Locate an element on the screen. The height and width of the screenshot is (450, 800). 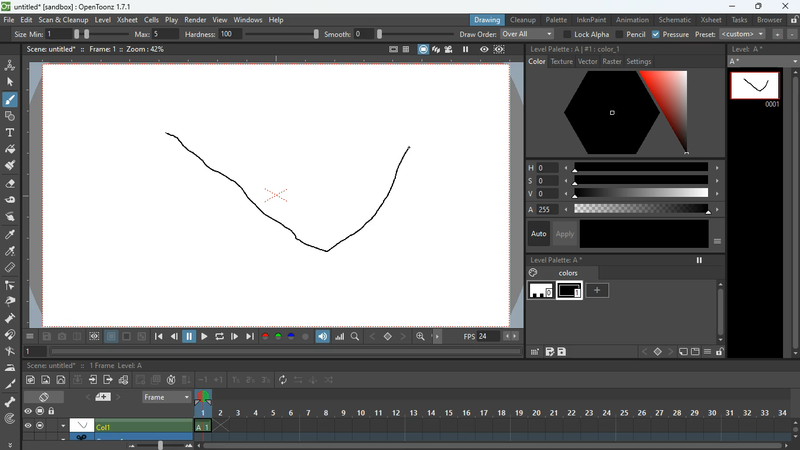
play is located at coordinates (173, 19).